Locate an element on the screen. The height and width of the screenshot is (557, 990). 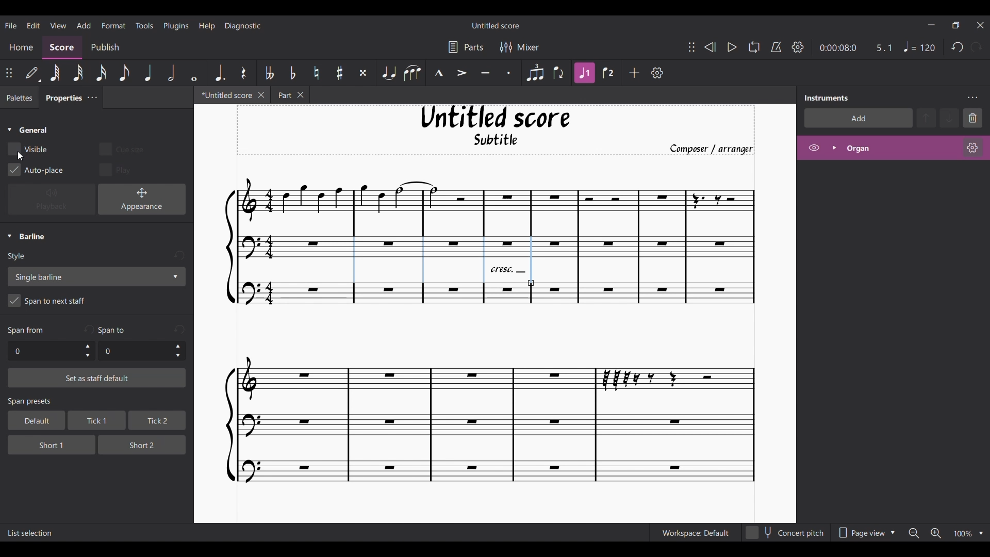
Score title is located at coordinates (495, 25).